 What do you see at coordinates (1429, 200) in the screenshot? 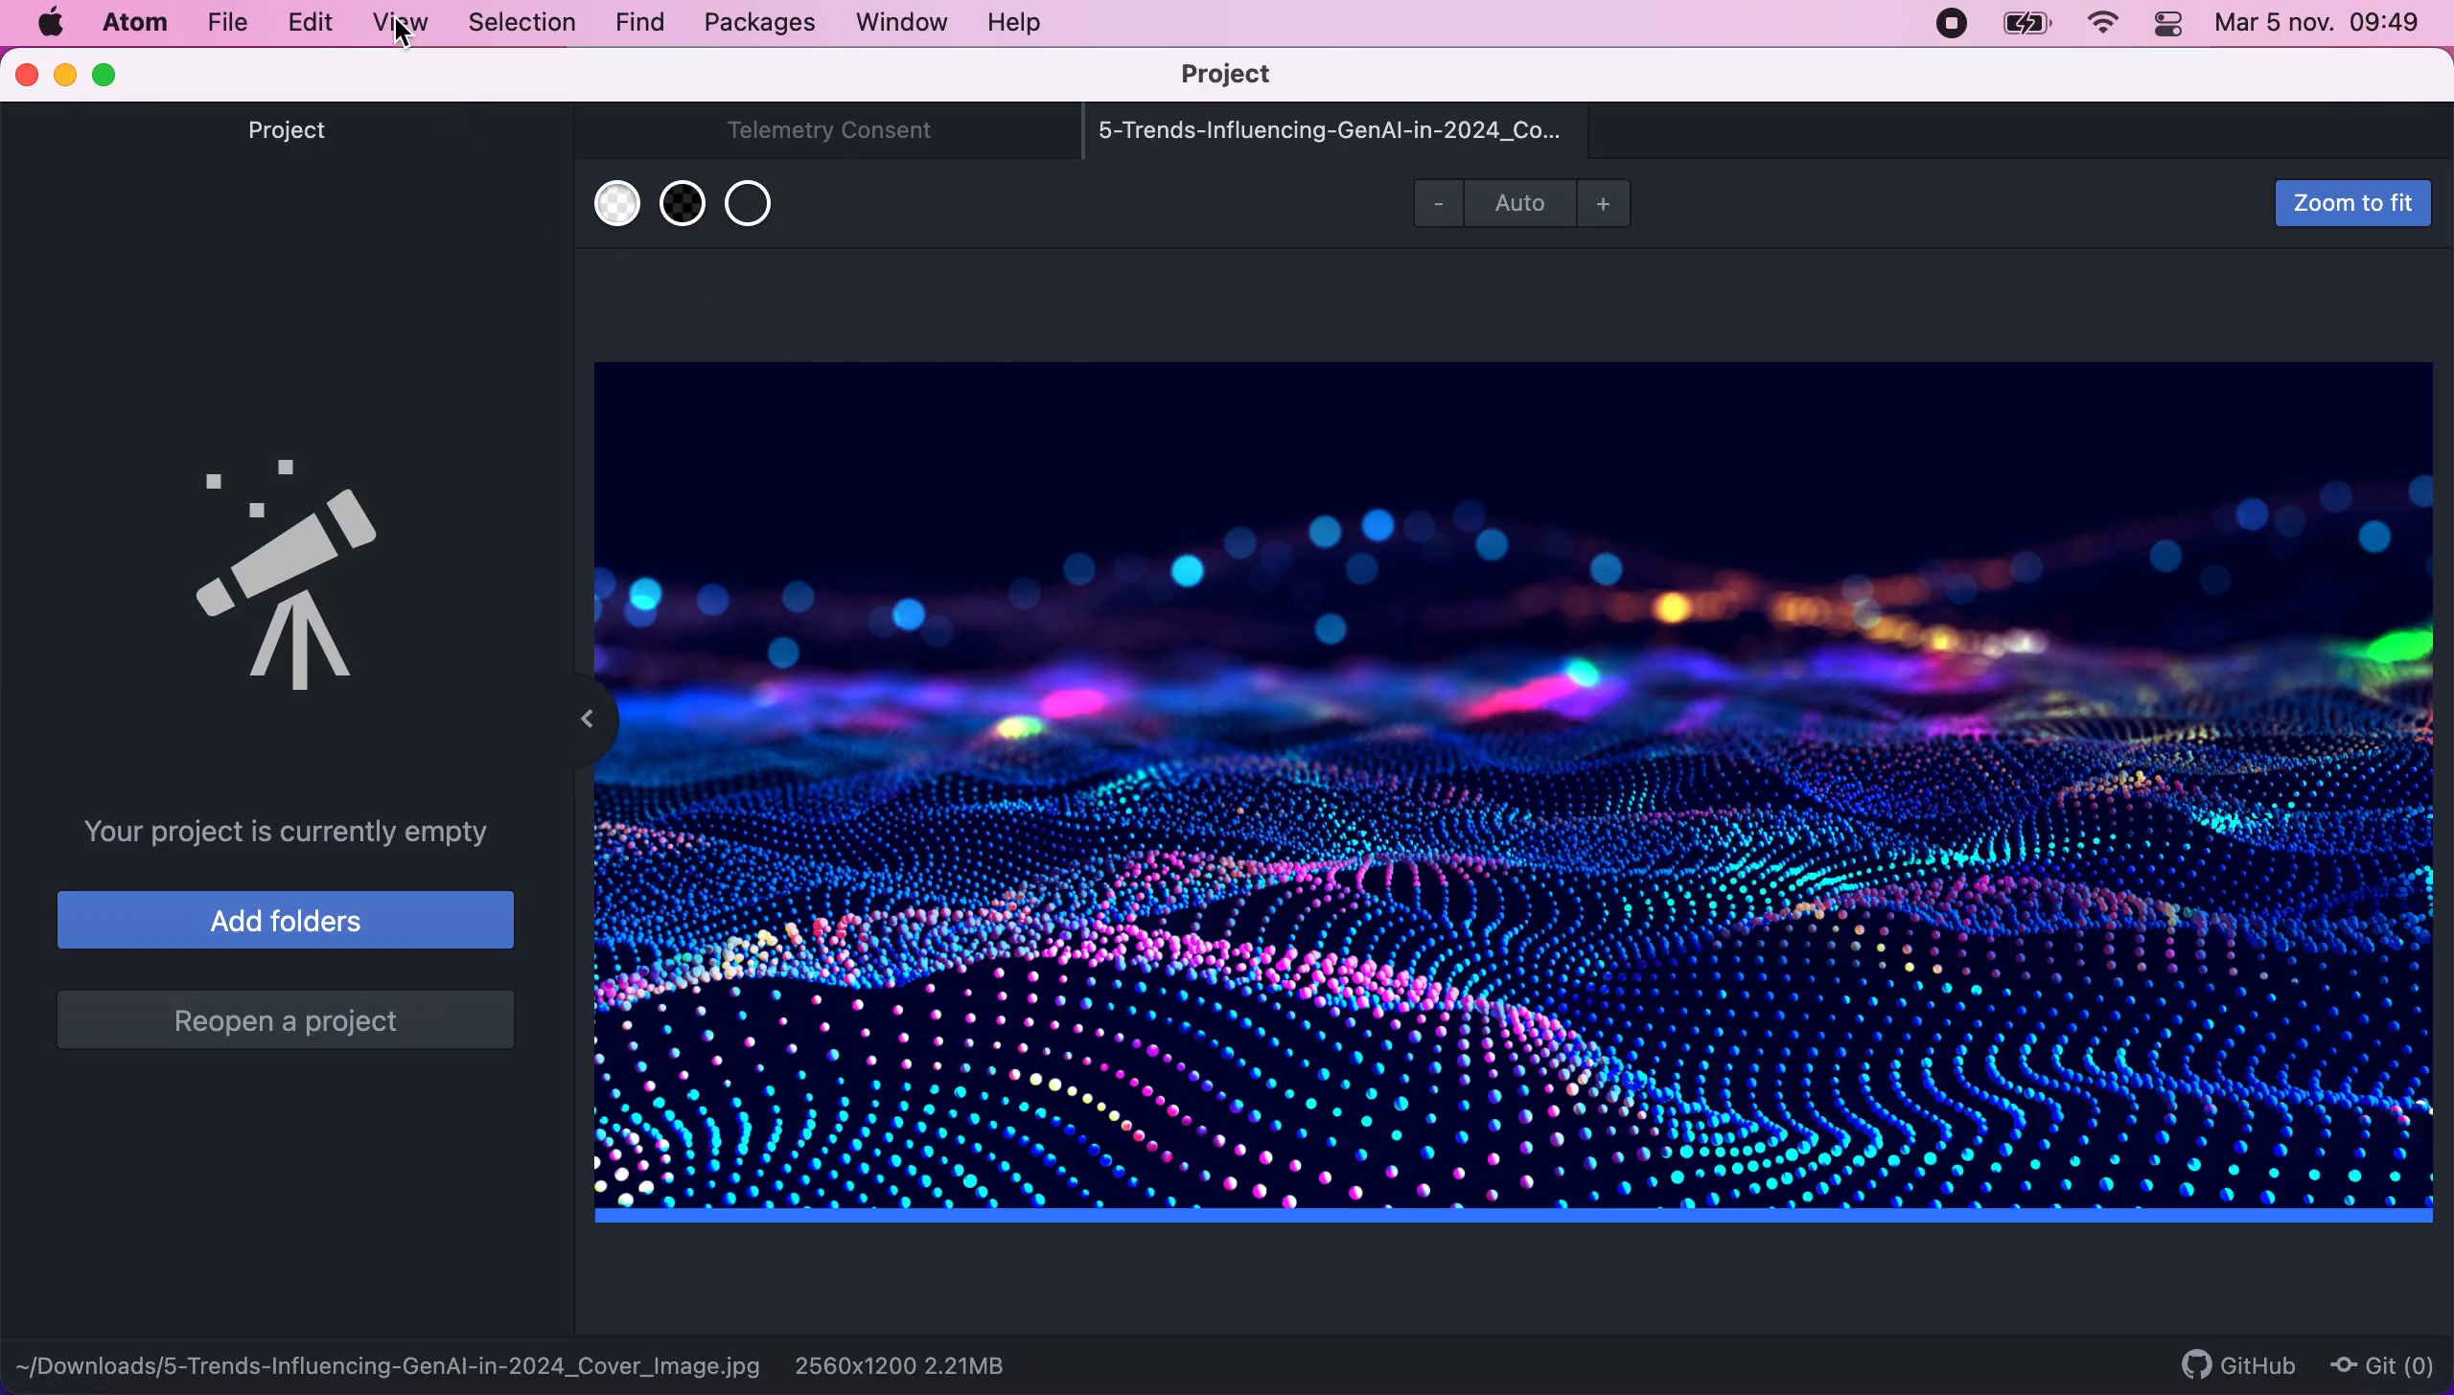
I see `zoom out` at bounding box center [1429, 200].